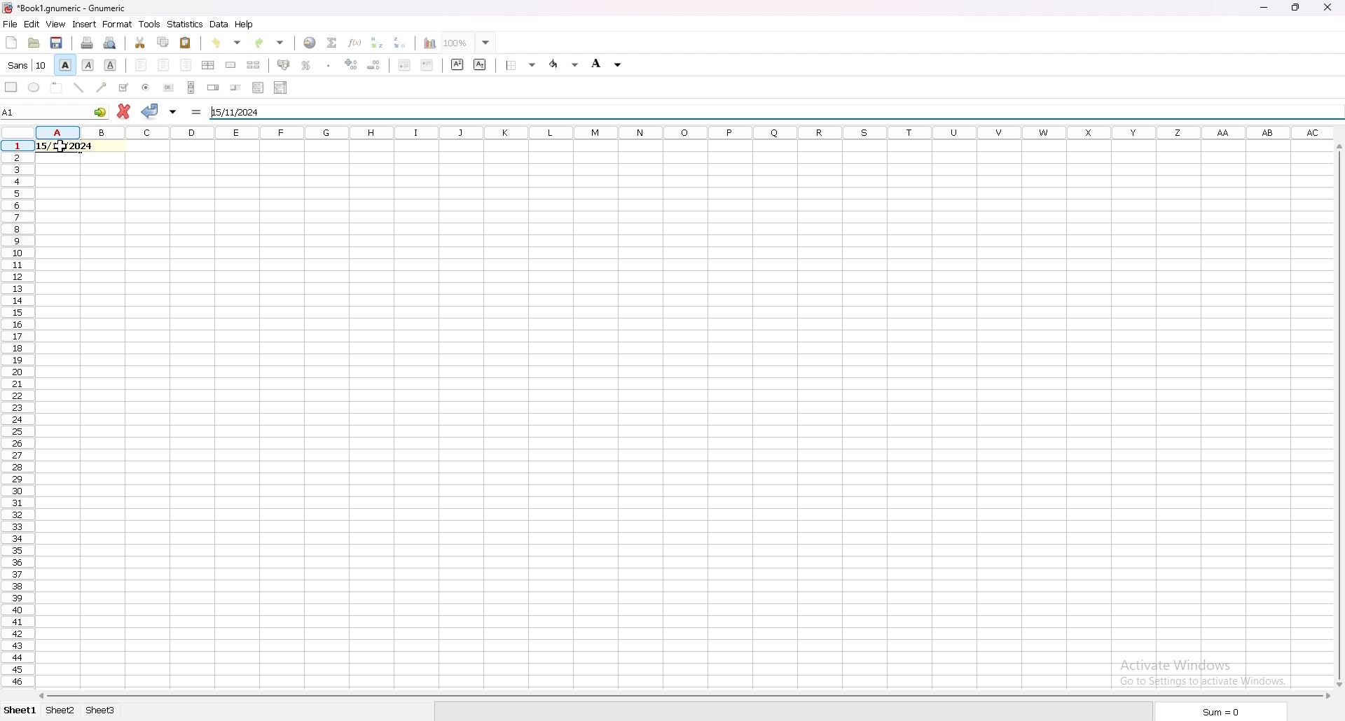 This screenshot has width=1345, height=721. I want to click on scroll bar, so click(1339, 414).